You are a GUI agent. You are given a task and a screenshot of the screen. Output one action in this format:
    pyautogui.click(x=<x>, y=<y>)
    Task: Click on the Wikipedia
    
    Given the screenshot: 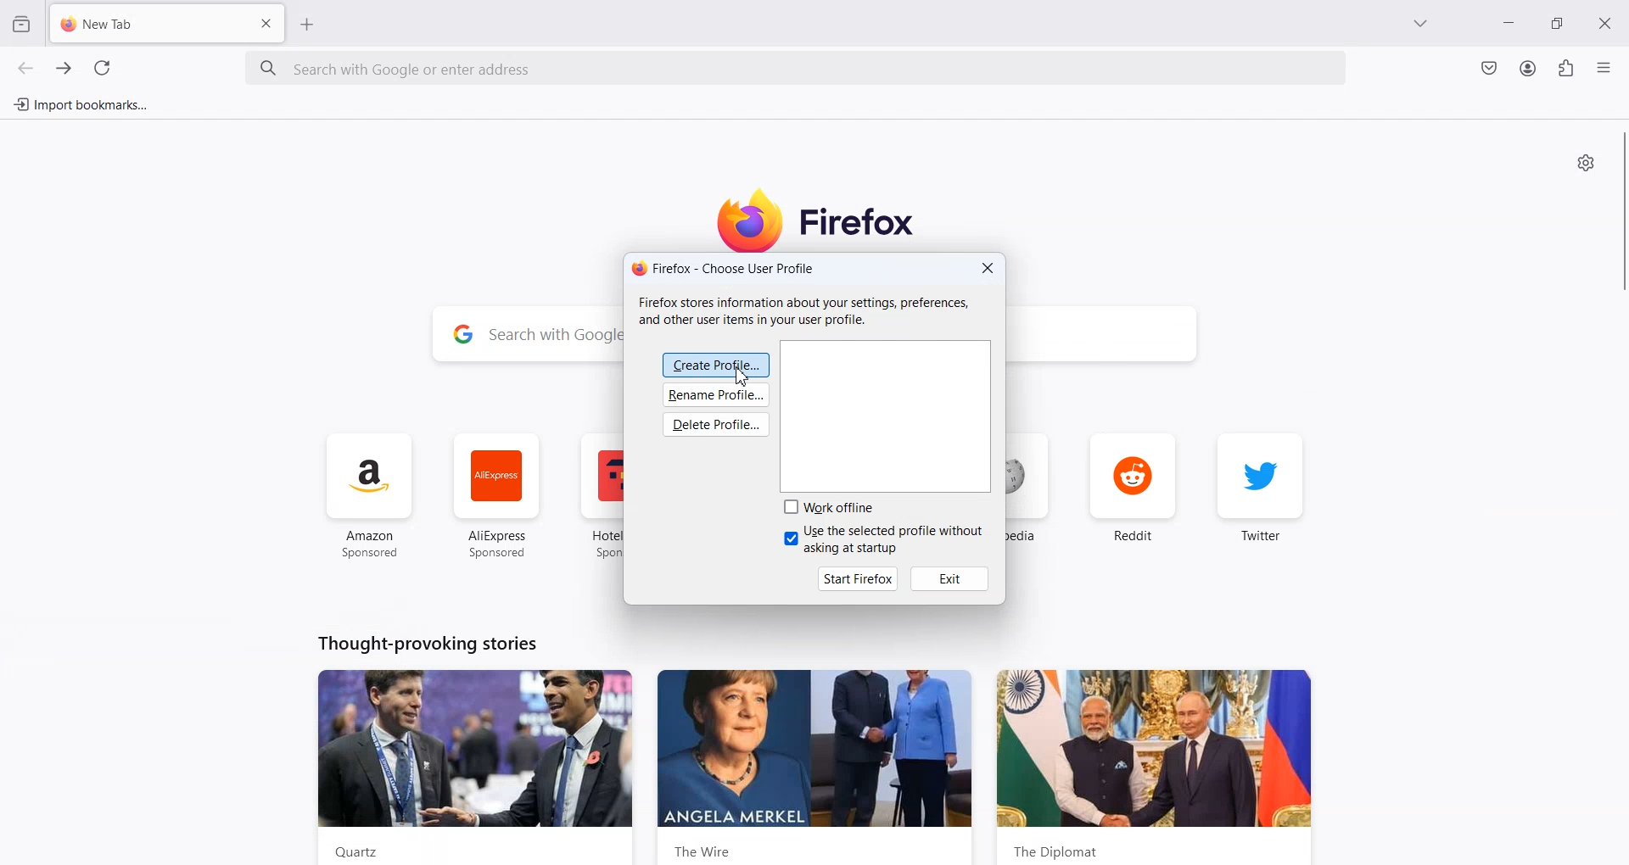 What is the action you would take?
    pyautogui.click(x=1033, y=498)
    